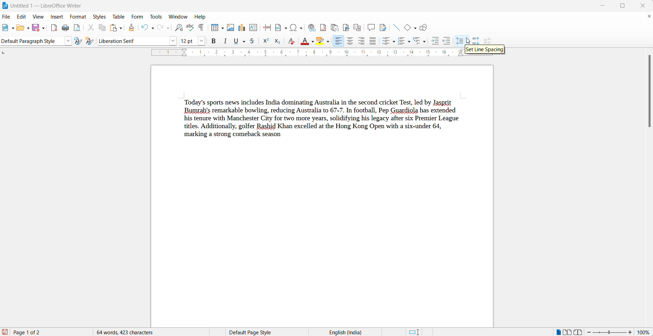  What do you see at coordinates (203, 17) in the screenshot?
I see `help` at bounding box center [203, 17].